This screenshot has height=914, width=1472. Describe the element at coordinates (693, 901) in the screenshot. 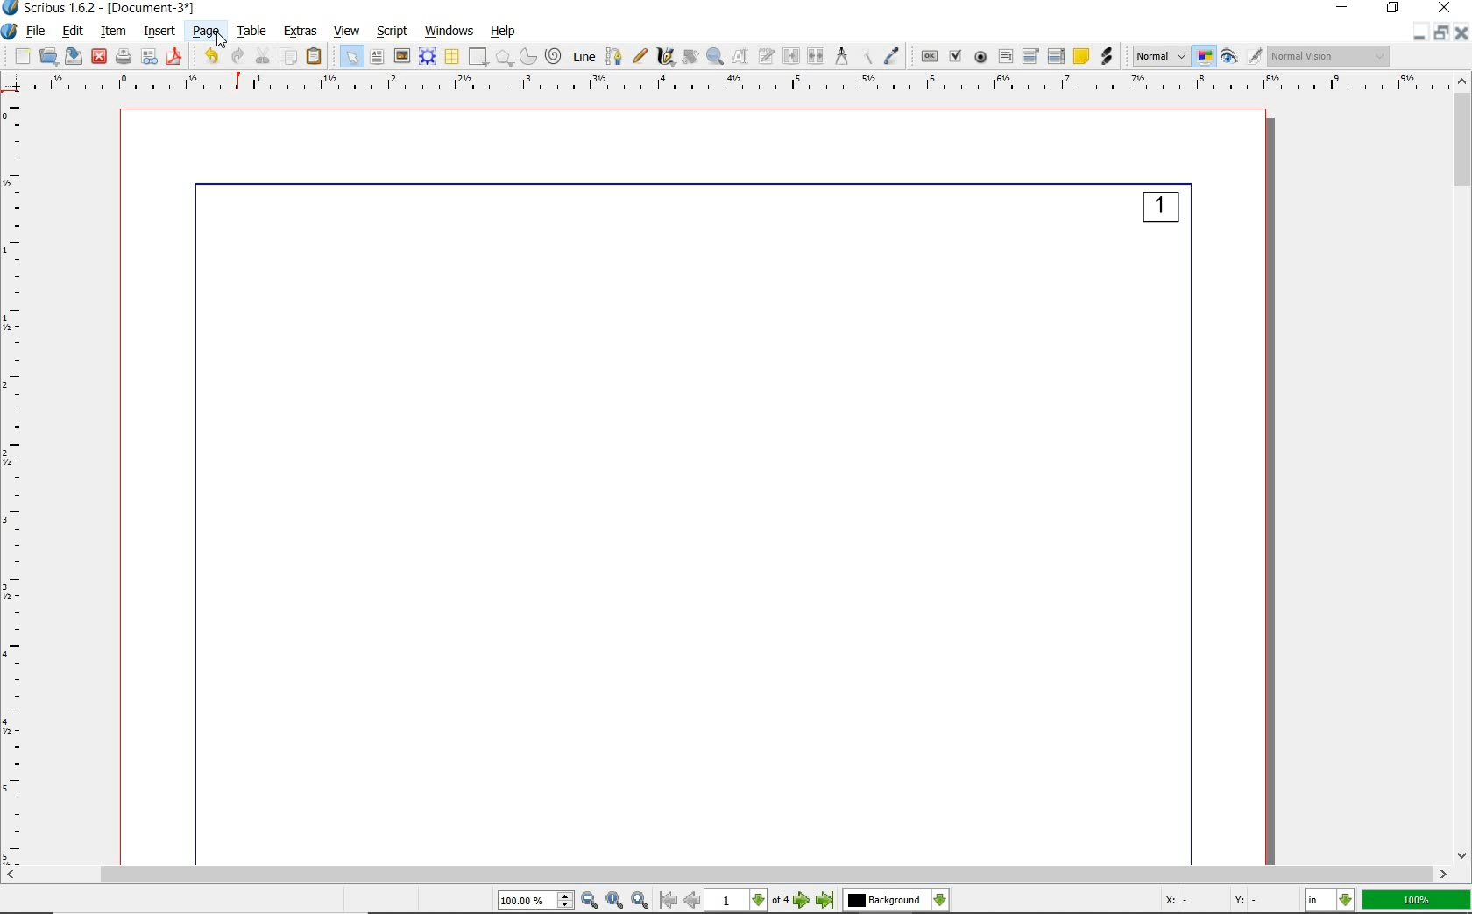

I see `go to previous page` at that location.